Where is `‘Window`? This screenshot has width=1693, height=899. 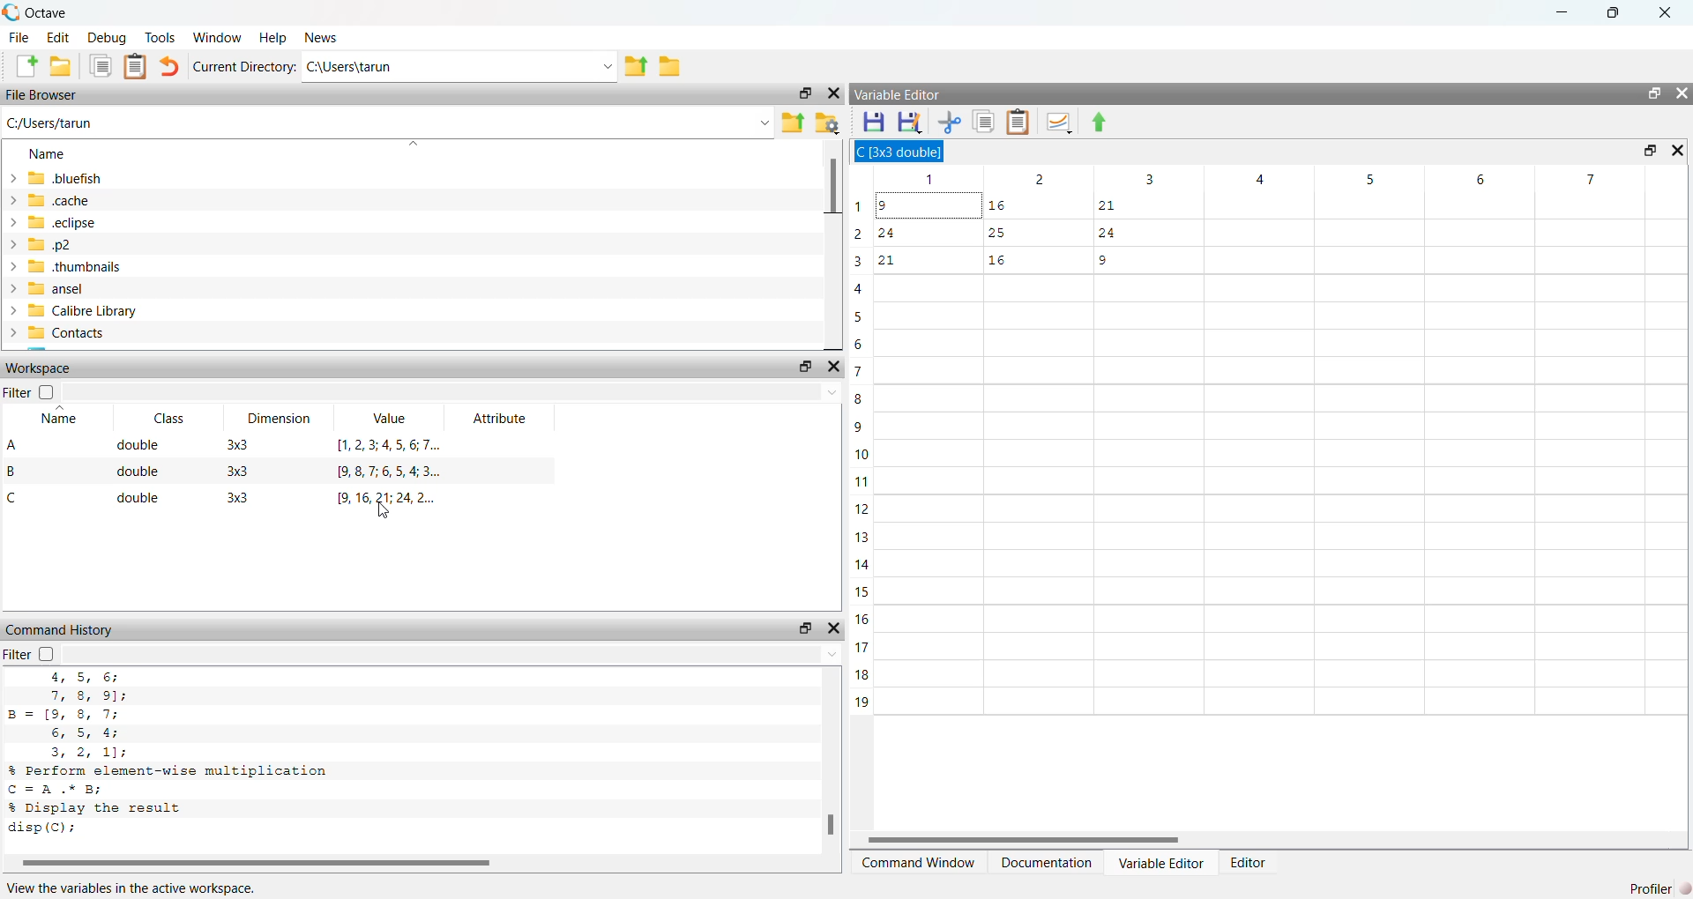
‘Window is located at coordinates (220, 37).